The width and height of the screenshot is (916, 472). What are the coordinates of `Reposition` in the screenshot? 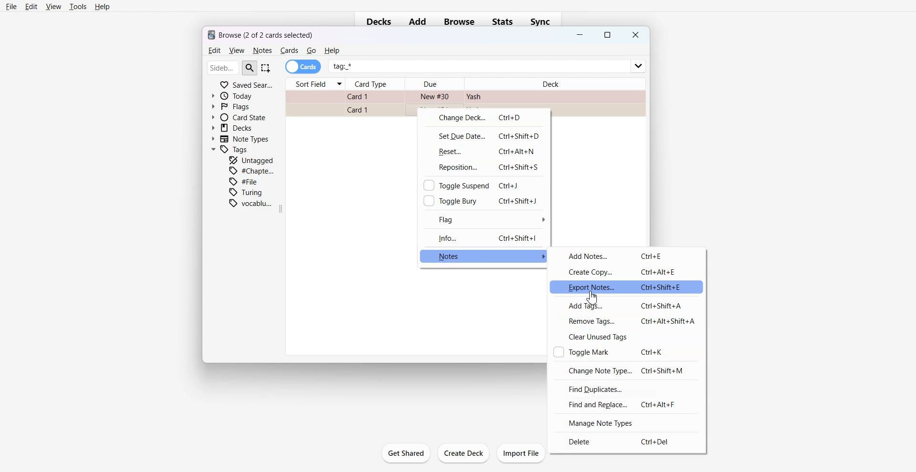 It's located at (484, 167).